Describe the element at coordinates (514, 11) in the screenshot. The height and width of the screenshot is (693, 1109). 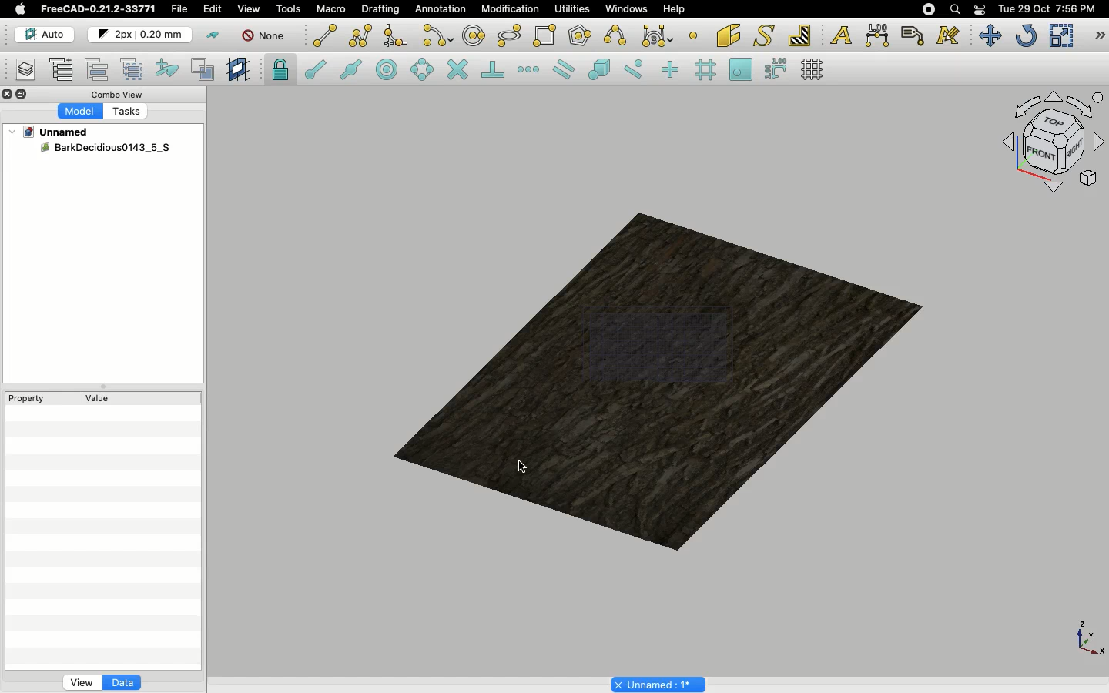
I see `Modification` at that location.